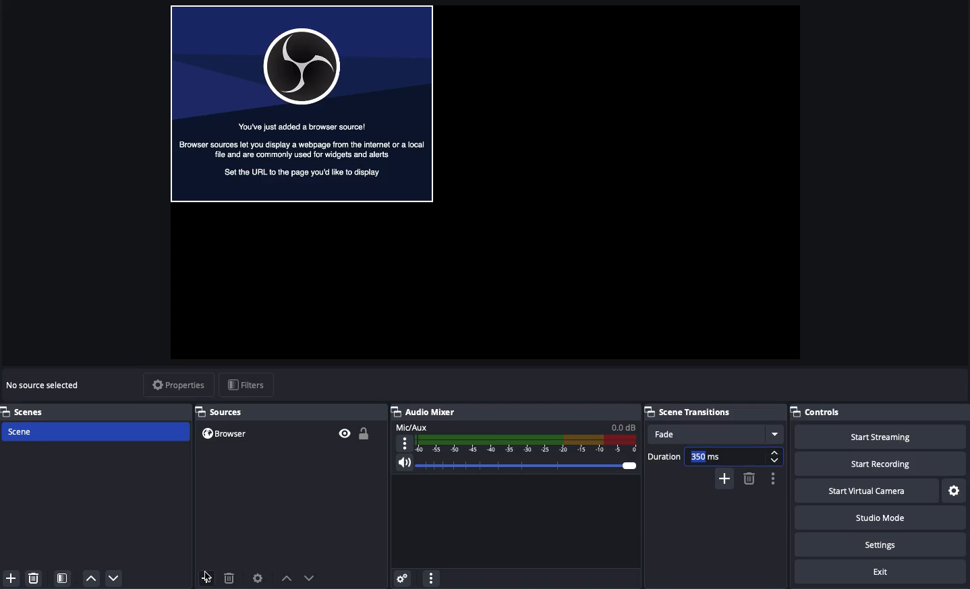 The height and width of the screenshot is (589, 970). Describe the element at coordinates (515, 464) in the screenshot. I see `Volume` at that location.